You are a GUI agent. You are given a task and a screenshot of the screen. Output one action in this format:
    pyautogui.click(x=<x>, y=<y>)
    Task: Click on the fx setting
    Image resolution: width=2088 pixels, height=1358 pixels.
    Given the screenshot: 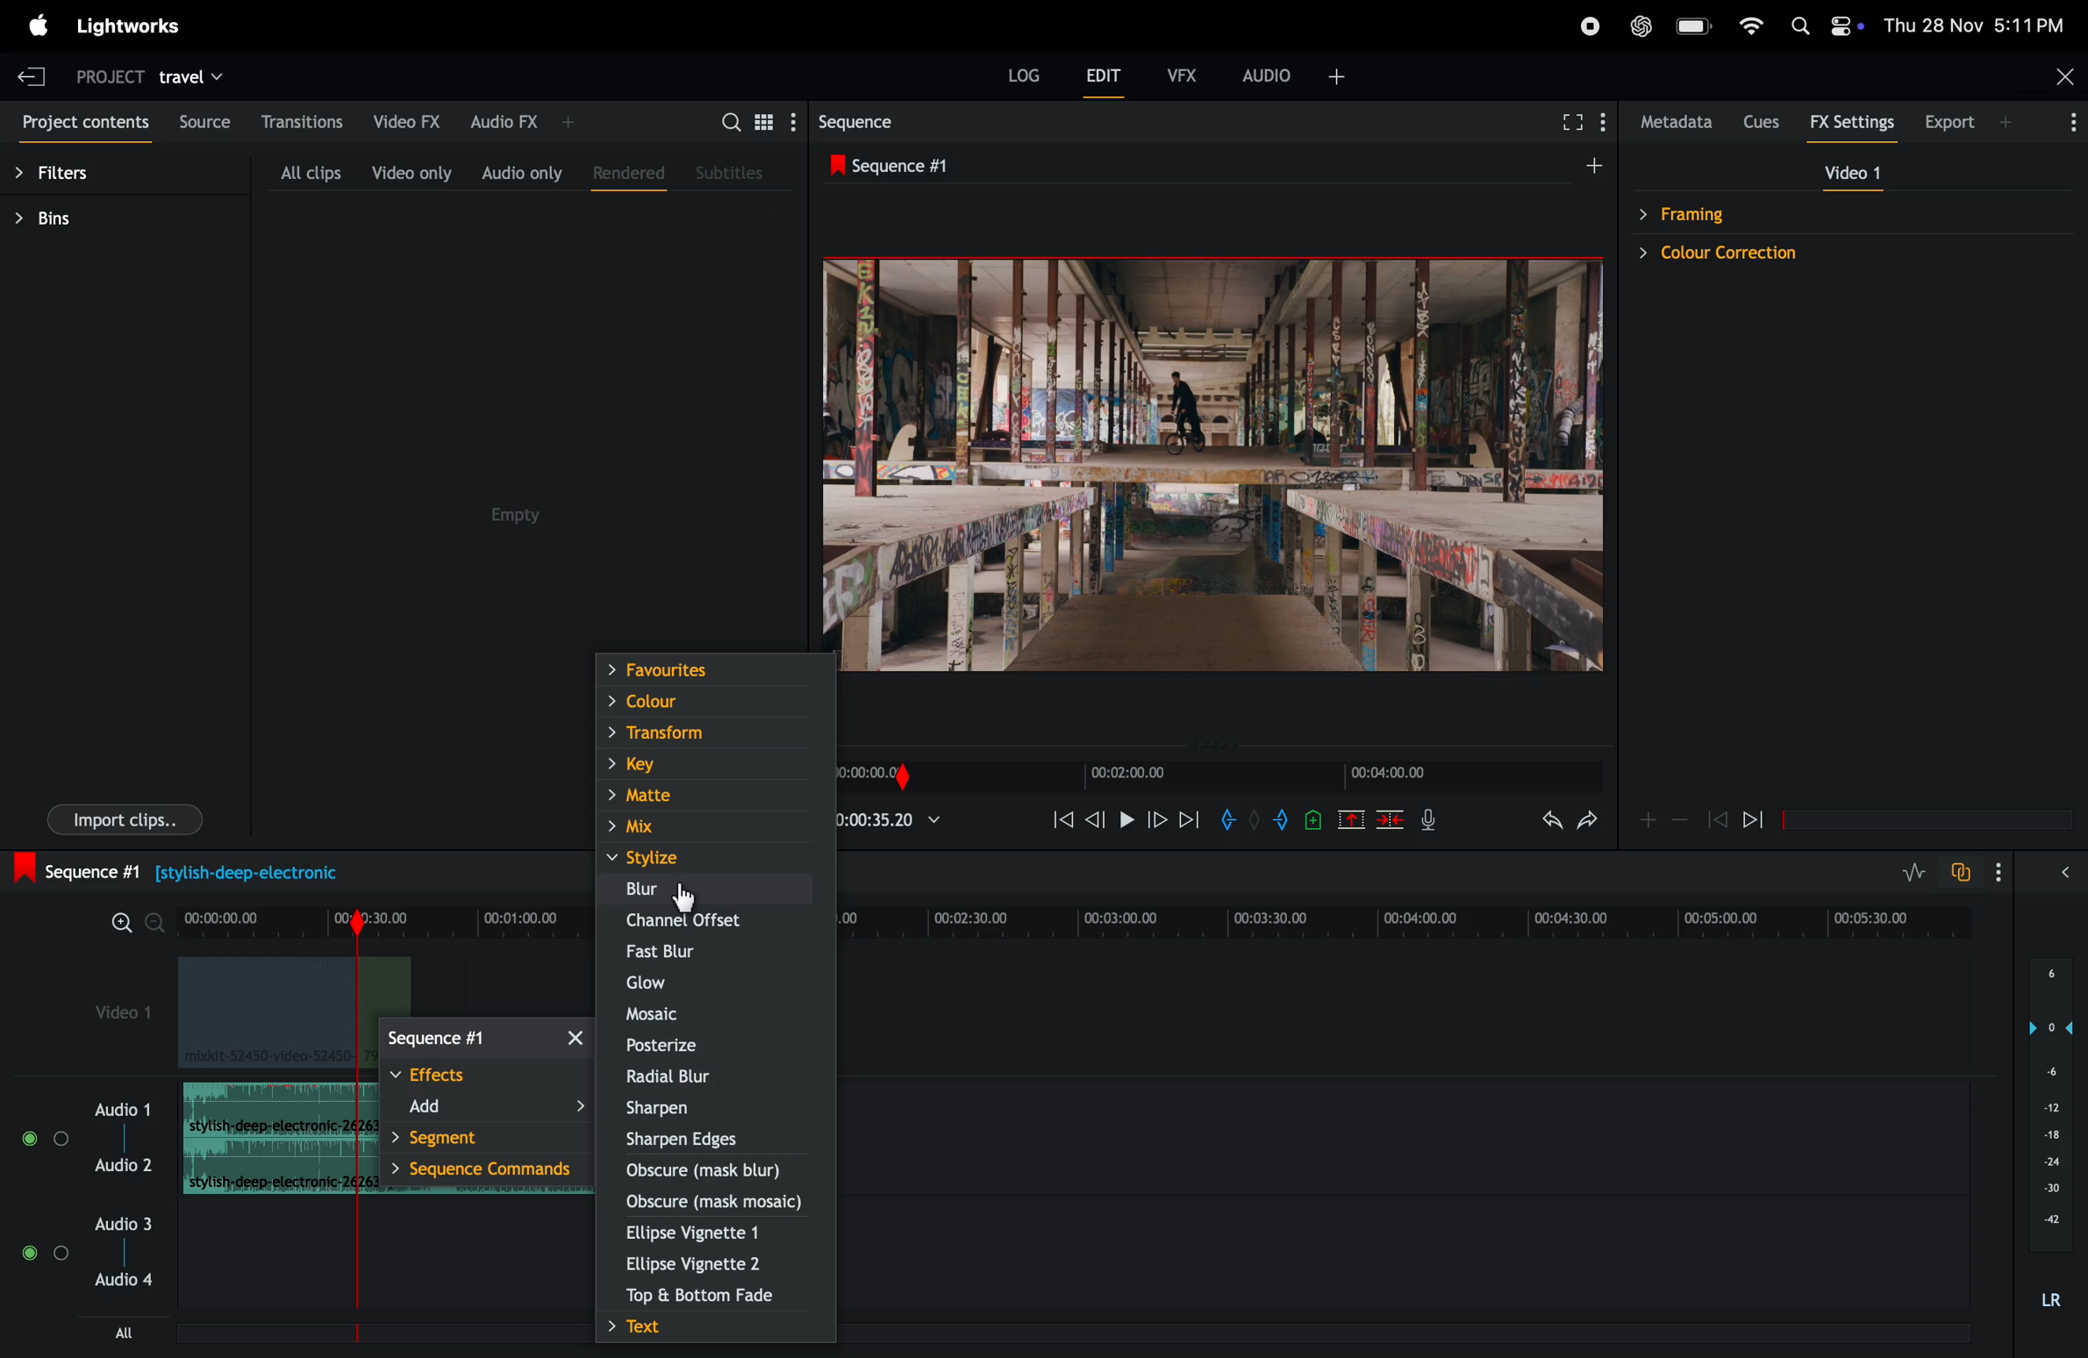 What is the action you would take?
    pyautogui.click(x=1848, y=123)
    